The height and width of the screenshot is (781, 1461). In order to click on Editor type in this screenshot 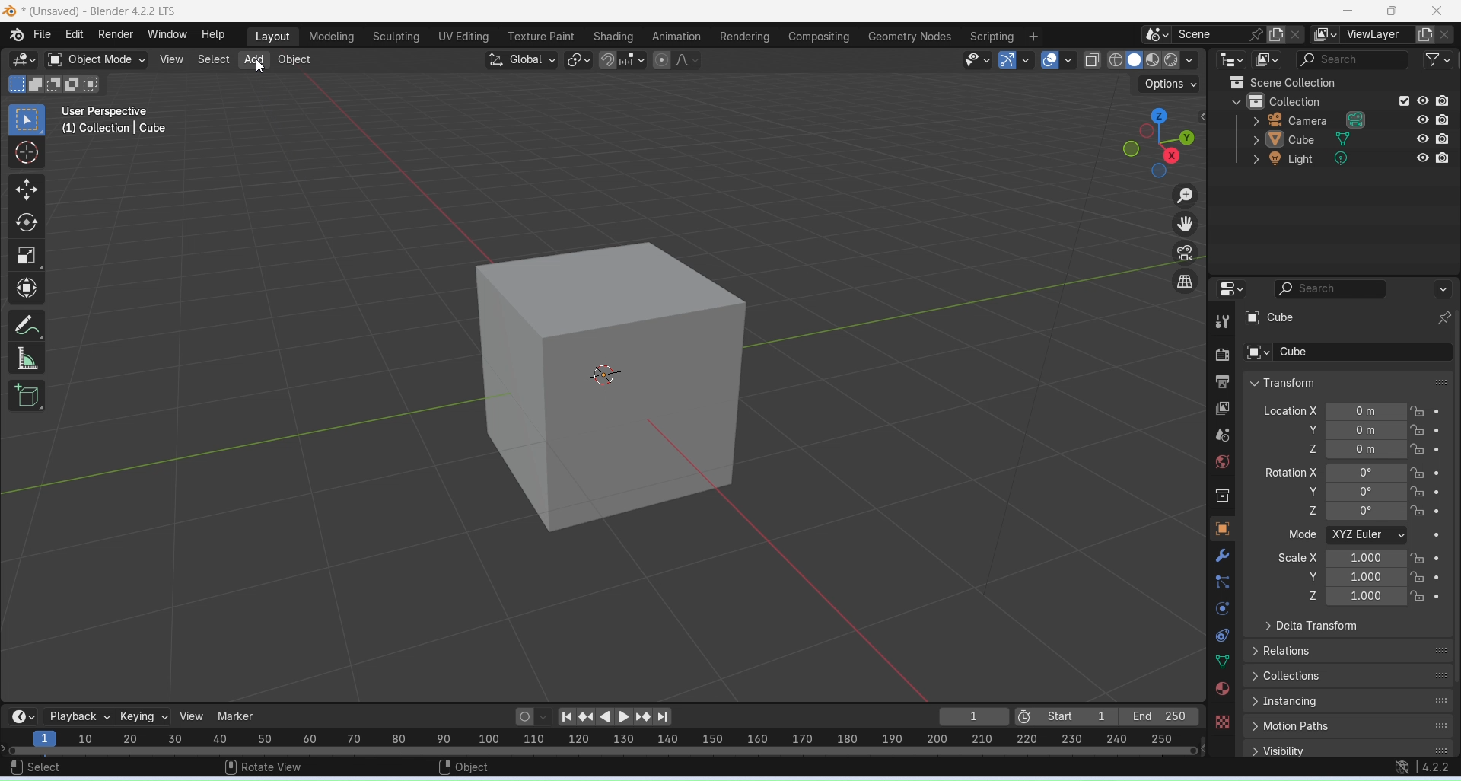, I will do `click(21, 716)`.